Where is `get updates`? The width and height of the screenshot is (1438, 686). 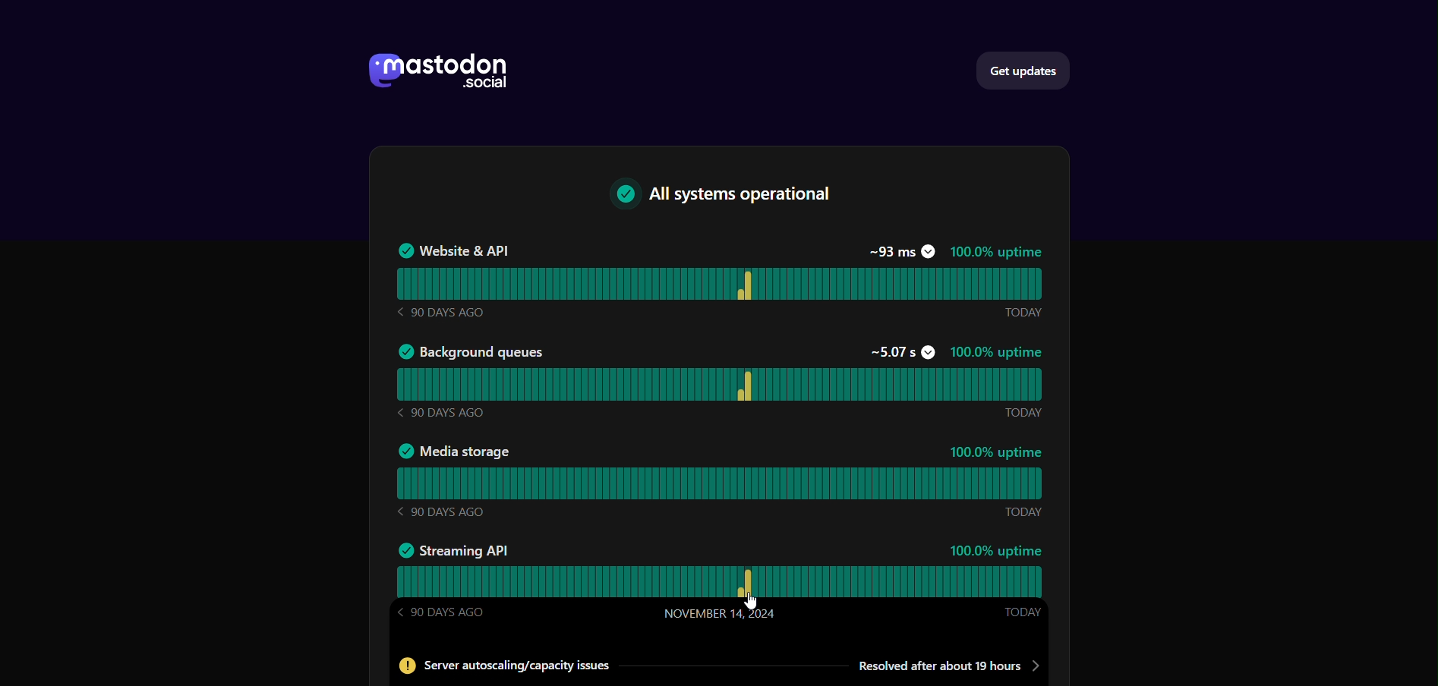 get updates is located at coordinates (1029, 69).